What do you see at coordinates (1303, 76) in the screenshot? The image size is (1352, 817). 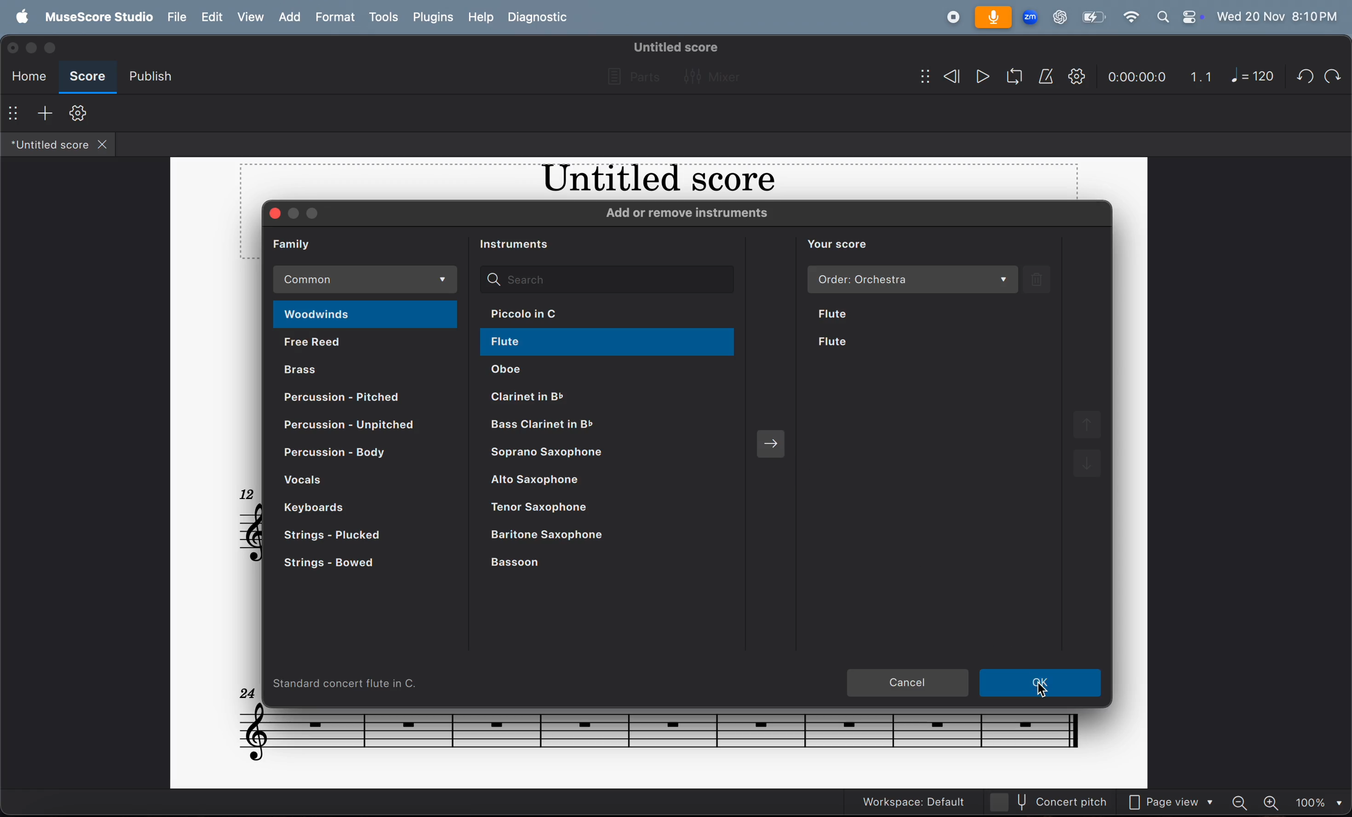 I see `undo` at bounding box center [1303, 76].